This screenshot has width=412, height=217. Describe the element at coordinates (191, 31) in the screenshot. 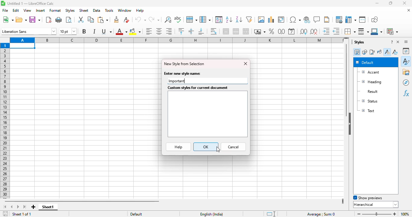

I see `center vertically` at that location.